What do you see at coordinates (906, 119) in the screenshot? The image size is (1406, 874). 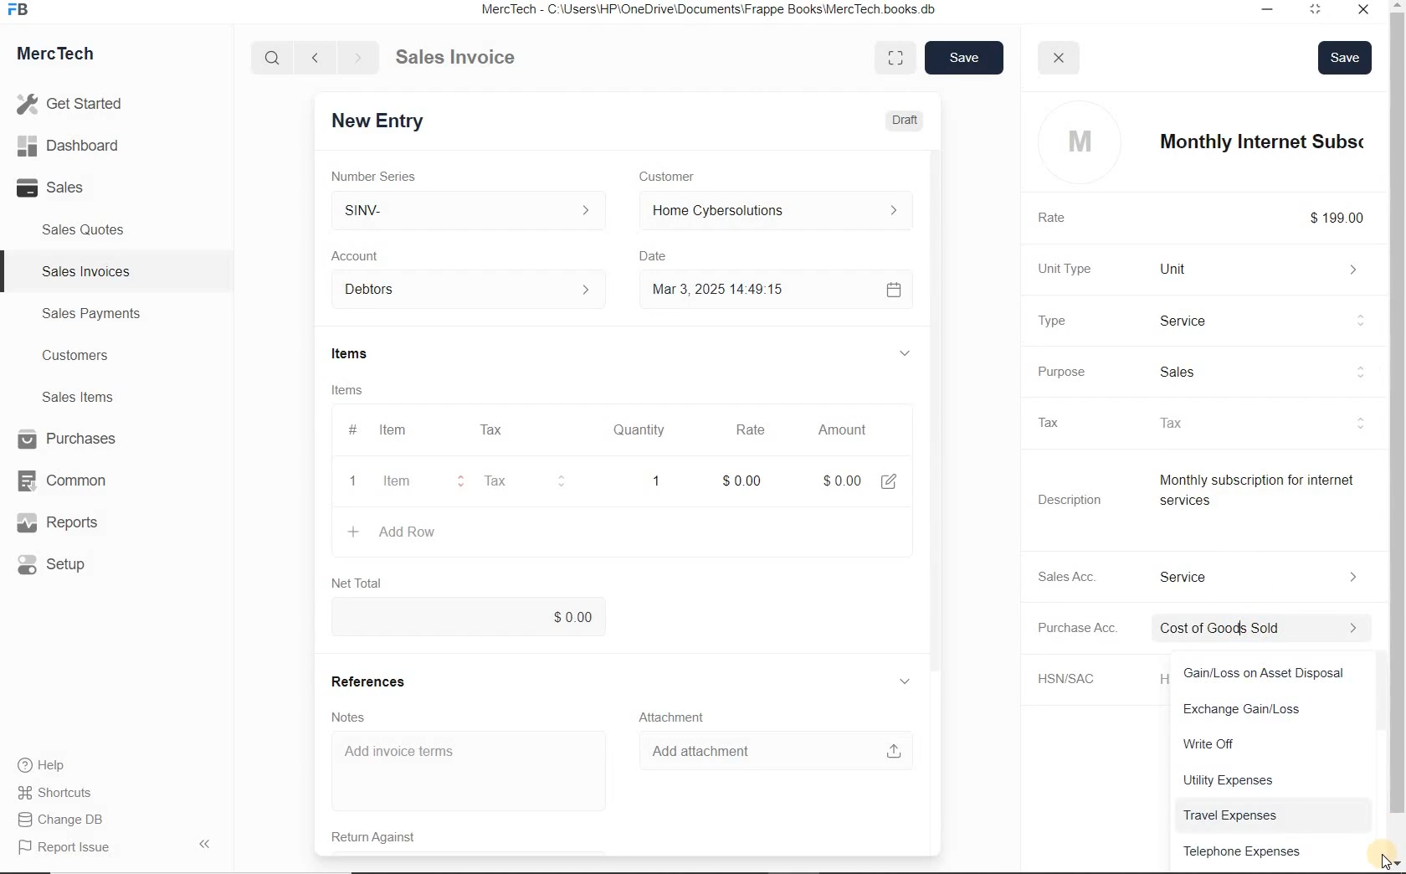 I see `Draft` at bounding box center [906, 119].